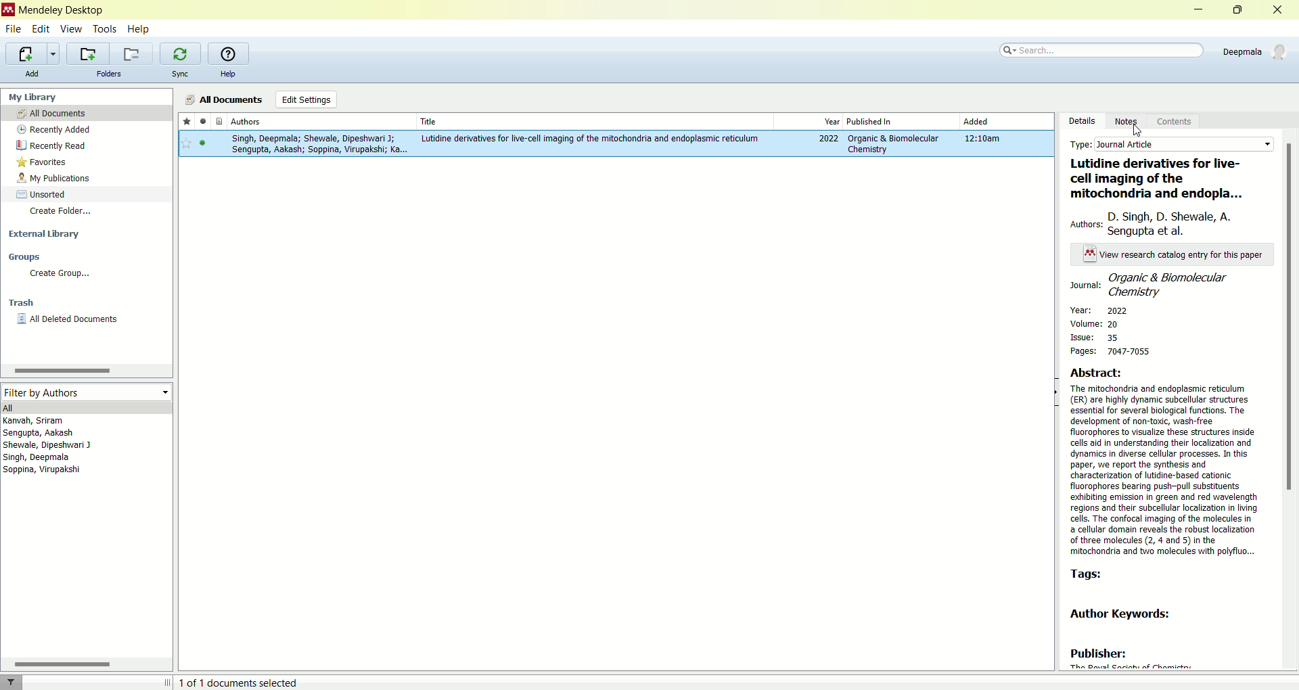 The image size is (1299, 690). What do you see at coordinates (1103, 337) in the screenshot?
I see `issue : 35` at bounding box center [1103, 337].